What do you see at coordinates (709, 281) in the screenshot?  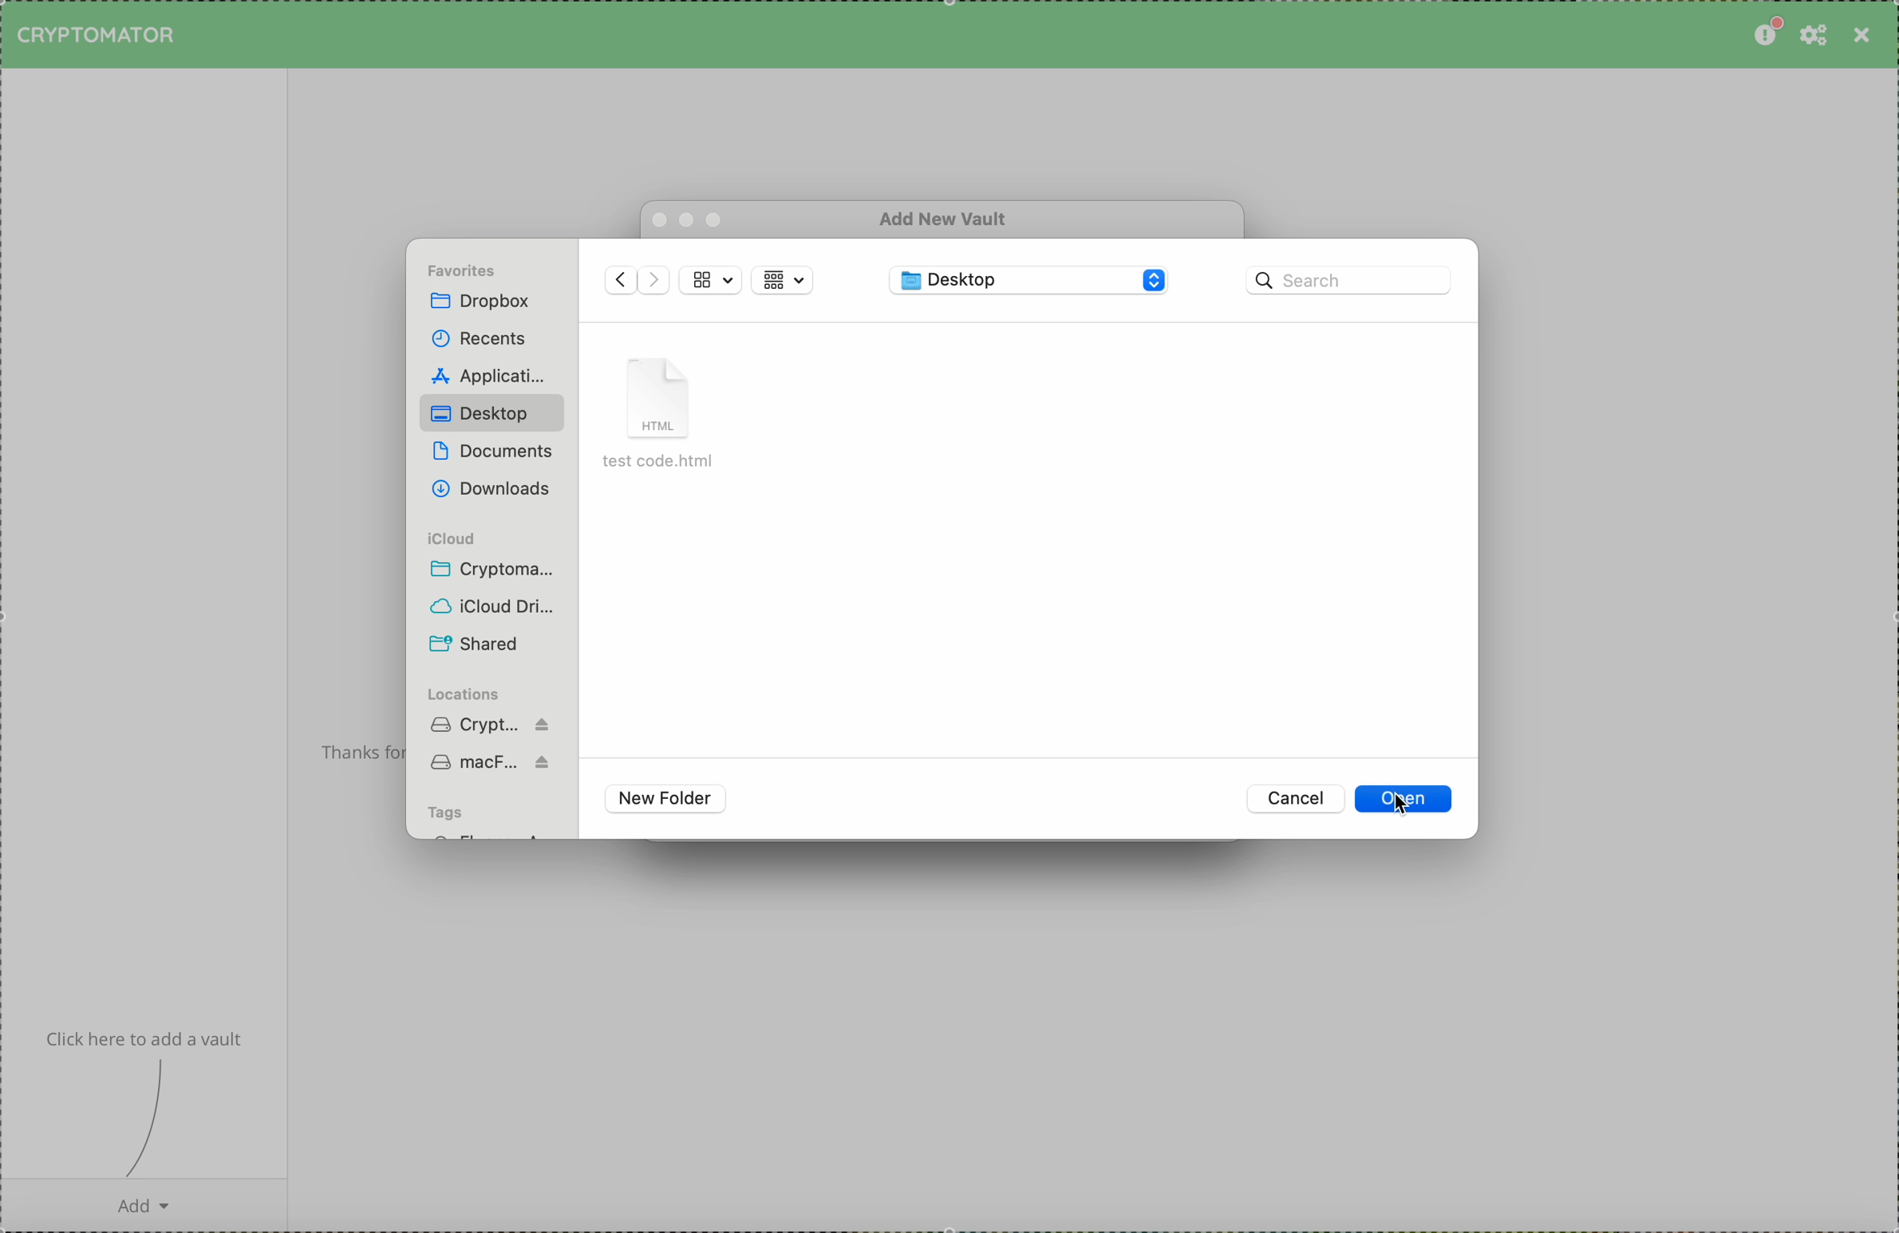 I see `view` at bounding box center [709, 281].